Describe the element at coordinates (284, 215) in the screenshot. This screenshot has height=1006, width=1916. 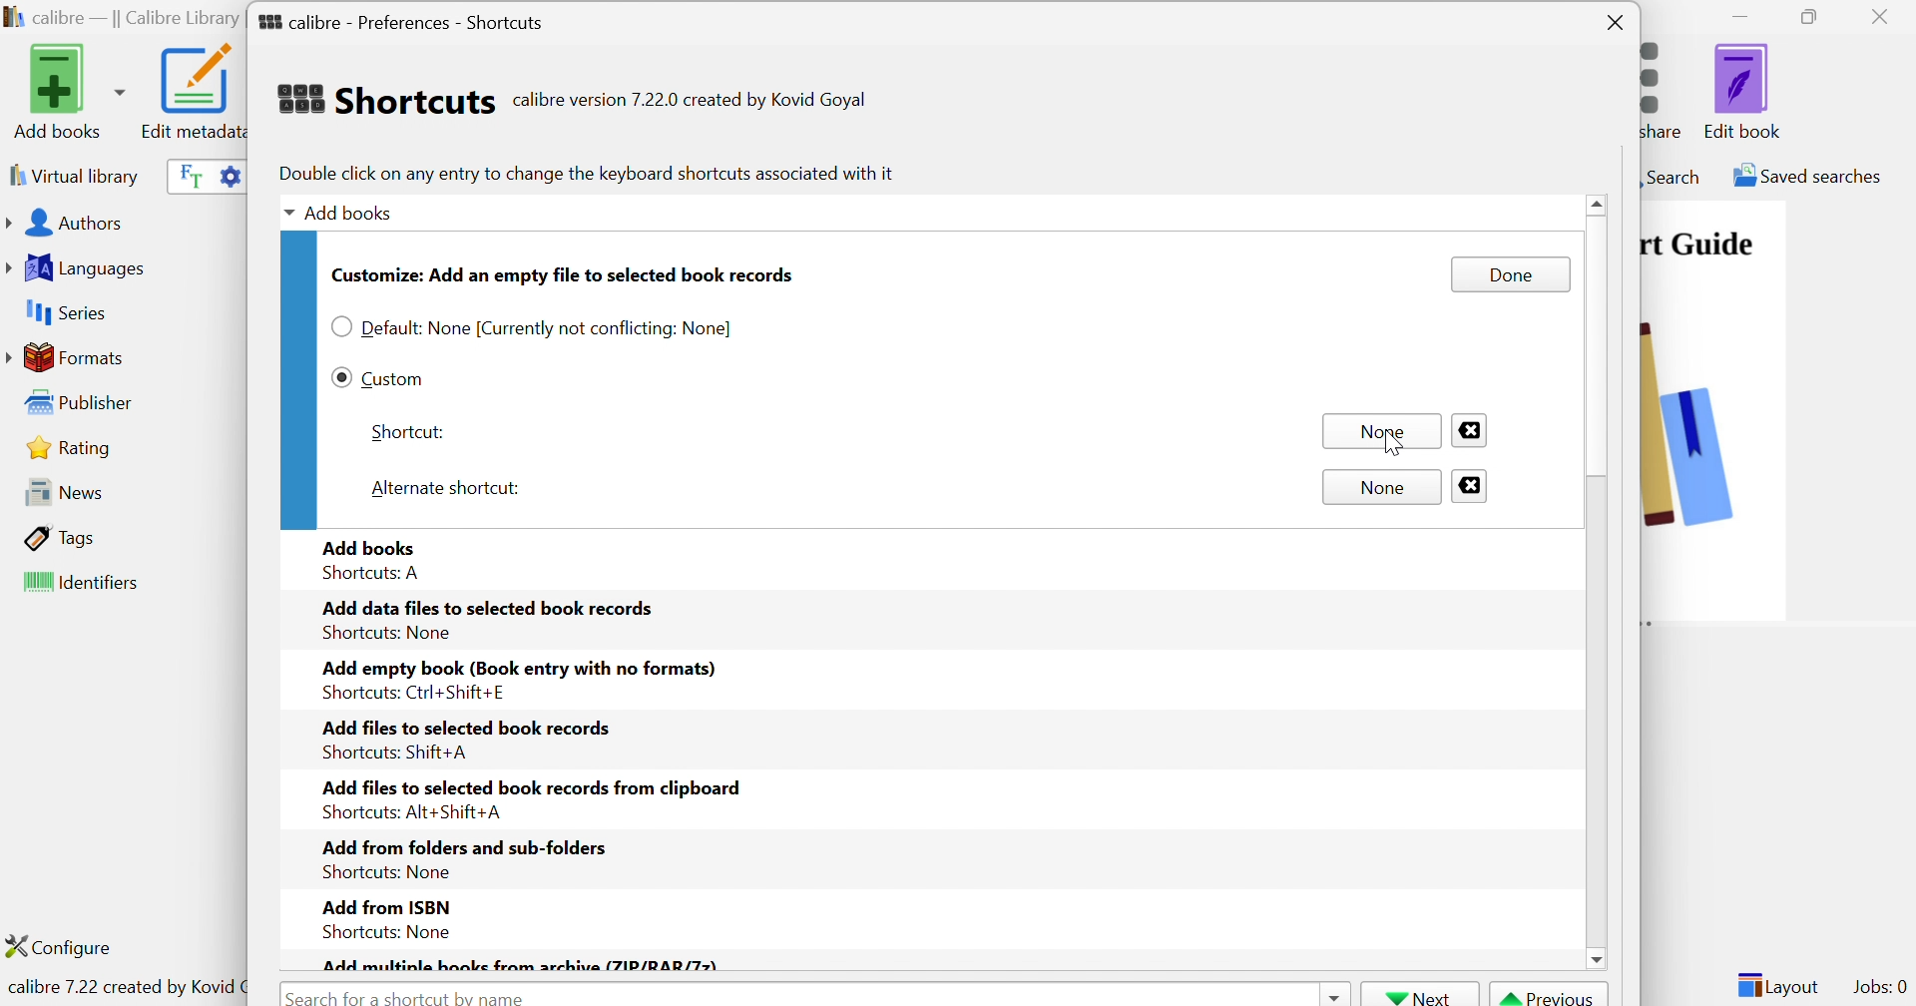
I see `Drop Down` at that location.